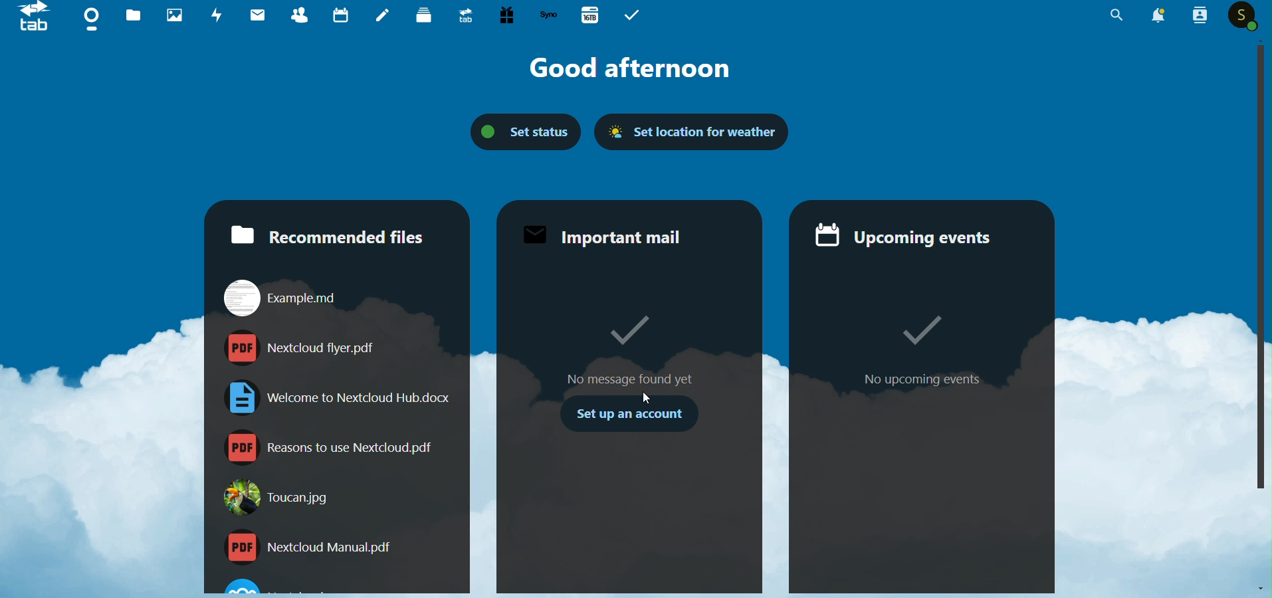 The height and width of the screenshot is (598, 1272). What do you see at coordinates (254, 15) in the screenshot?
I see `Mail` at bounding box center [254, 15].